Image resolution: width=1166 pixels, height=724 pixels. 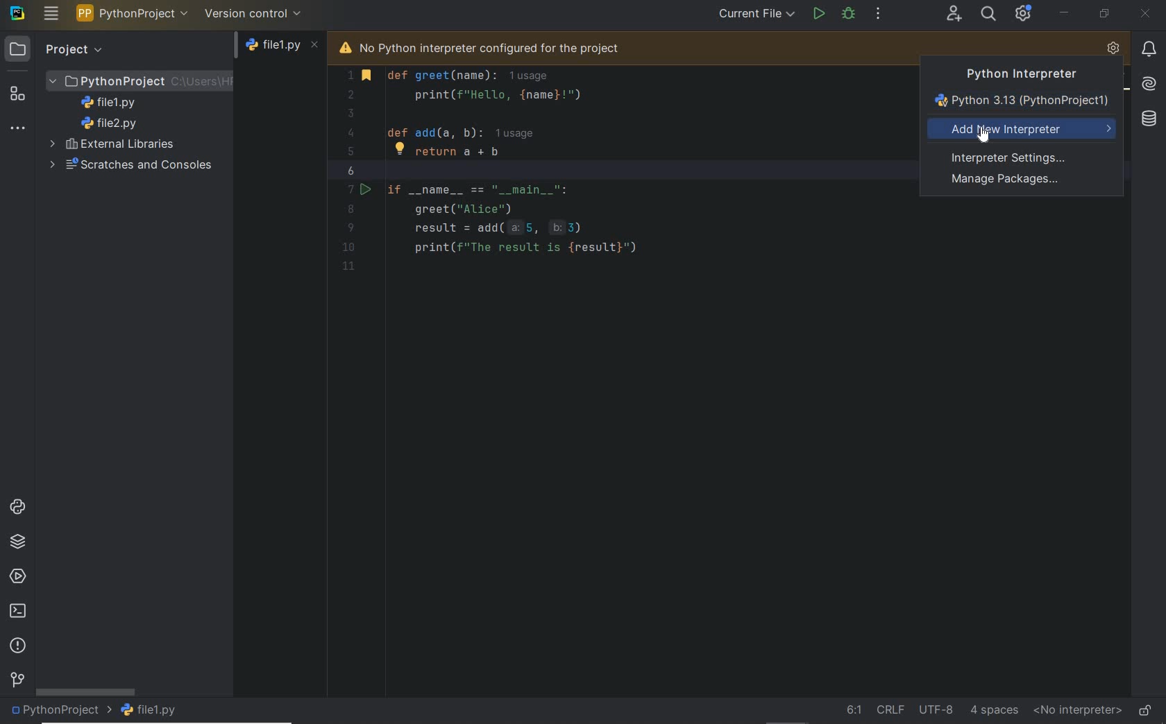 What do you see at coordinates (51, 13) in the screenshot?
I see `main menu` at bounding box center [51, 13].